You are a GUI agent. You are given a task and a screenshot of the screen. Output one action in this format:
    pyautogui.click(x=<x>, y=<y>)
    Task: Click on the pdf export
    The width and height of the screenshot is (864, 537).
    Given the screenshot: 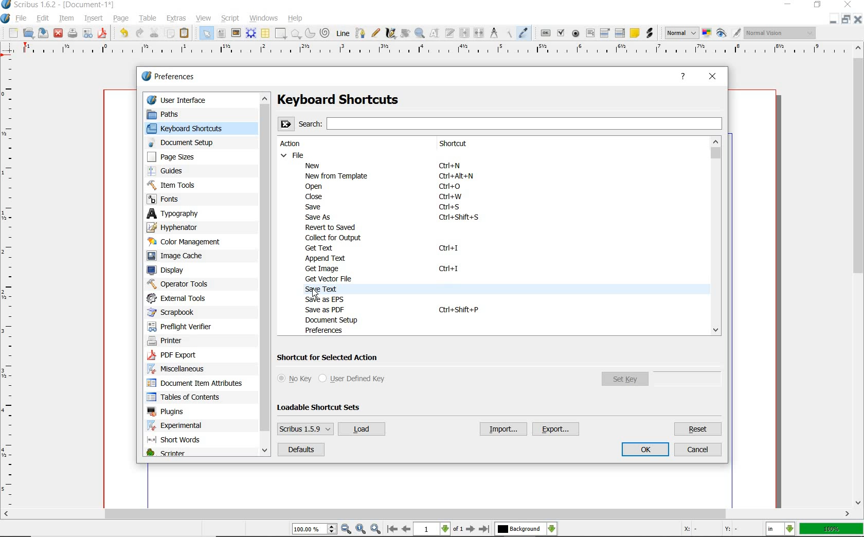 What is the action you would take?
    pyautogui.click(x=184, y=356)
    